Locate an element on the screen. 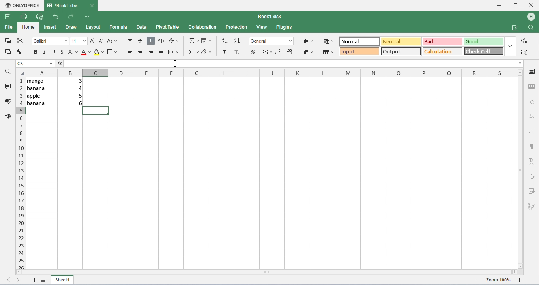 The height and width of the screenshot is (285, 539). comments is located at coordinates (9, 86).